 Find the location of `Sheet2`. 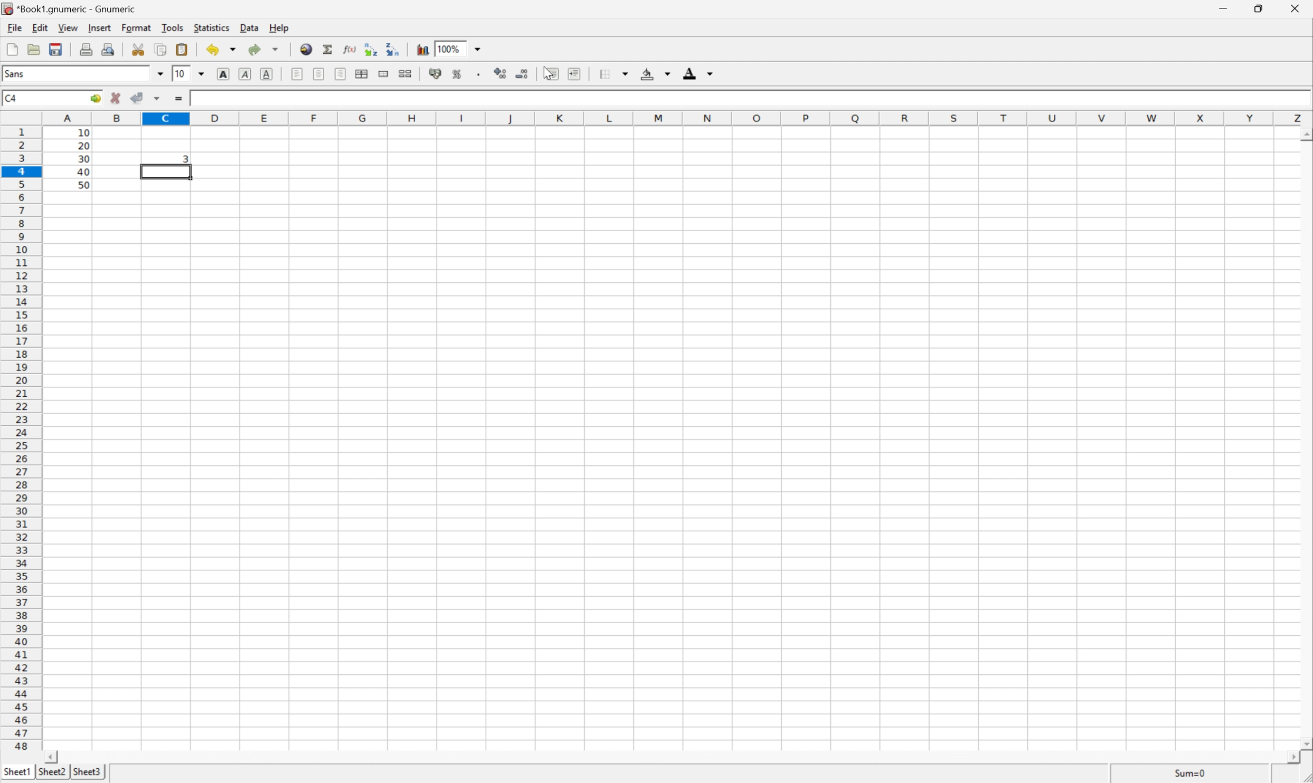

Sheet2 is located at coordinates (52, 772).